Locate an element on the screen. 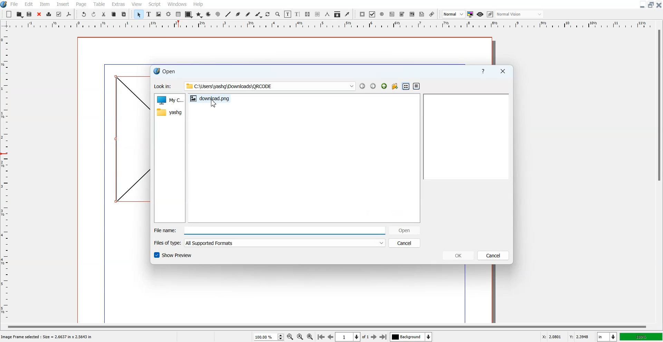  File of type is located at coordinates (269, 243).